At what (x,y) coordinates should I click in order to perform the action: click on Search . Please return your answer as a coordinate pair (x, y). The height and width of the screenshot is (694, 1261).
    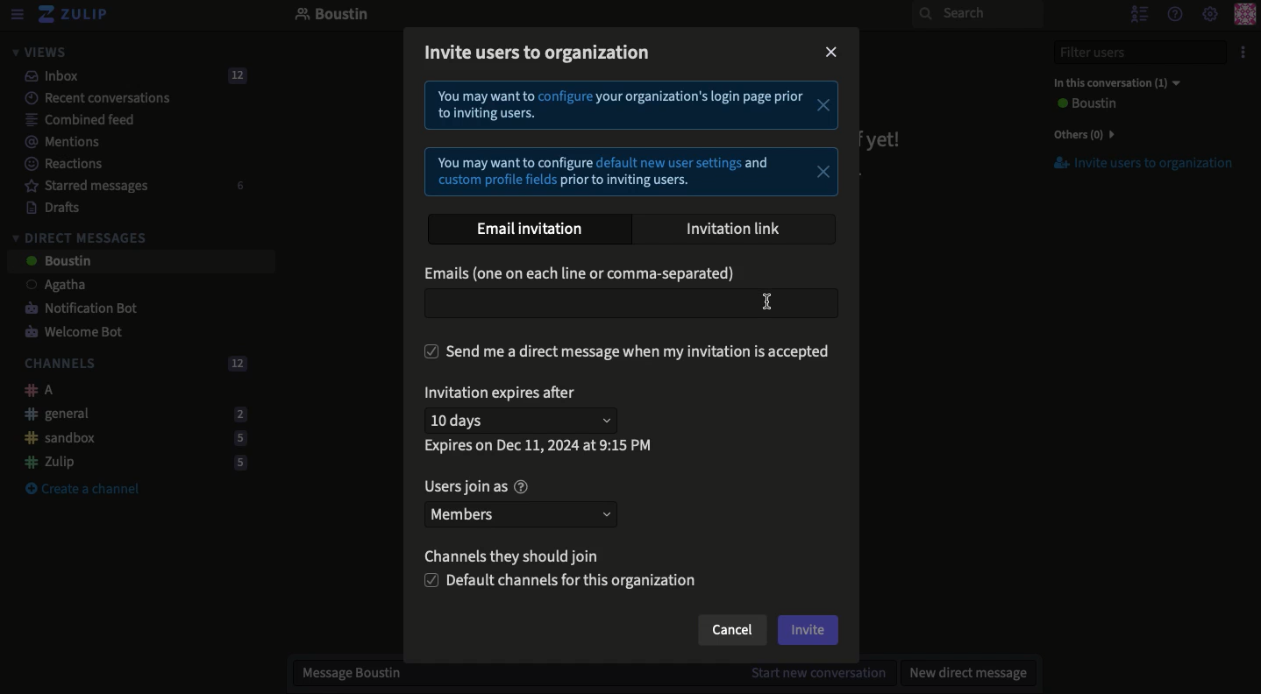
    Looking at the image, I should click on (977, 14).